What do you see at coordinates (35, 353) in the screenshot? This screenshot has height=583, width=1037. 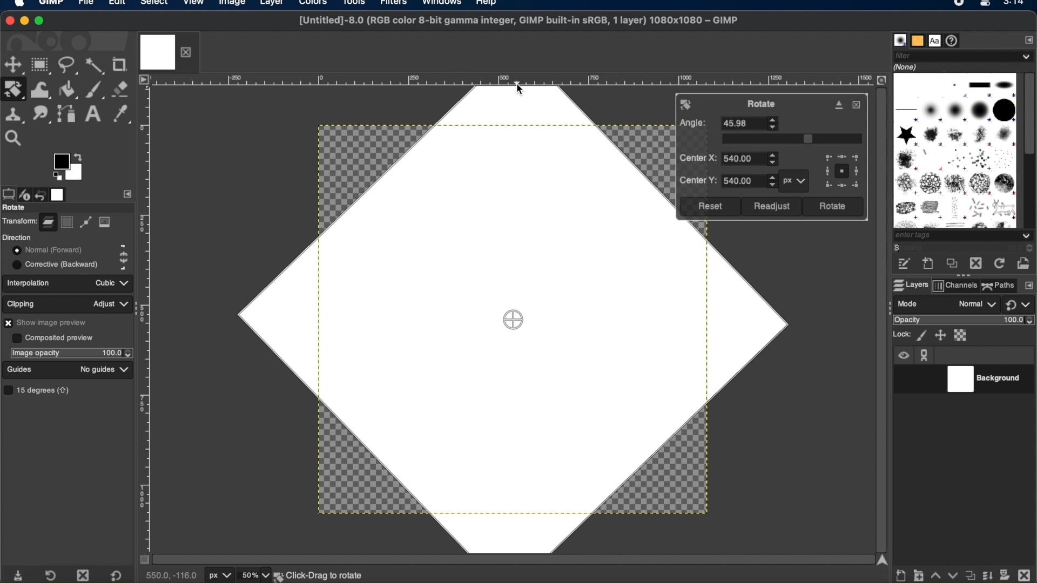 I see `image opacity` at bounding box center [35, 353].